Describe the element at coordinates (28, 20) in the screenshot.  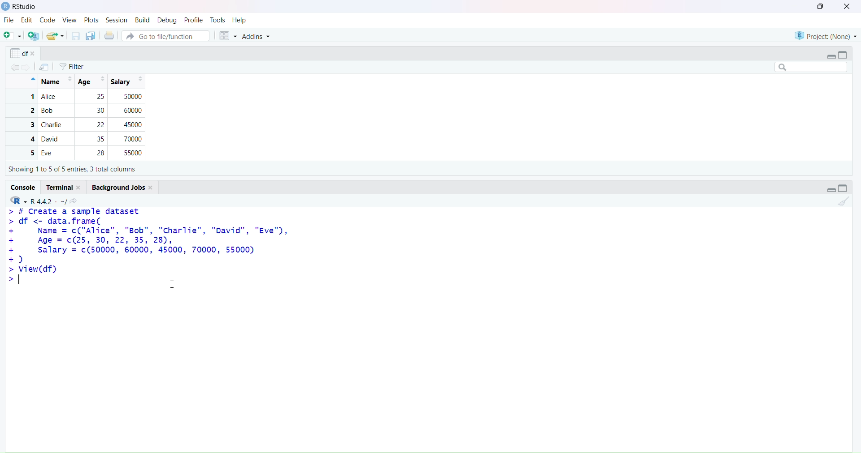
I see `edit` at that location.